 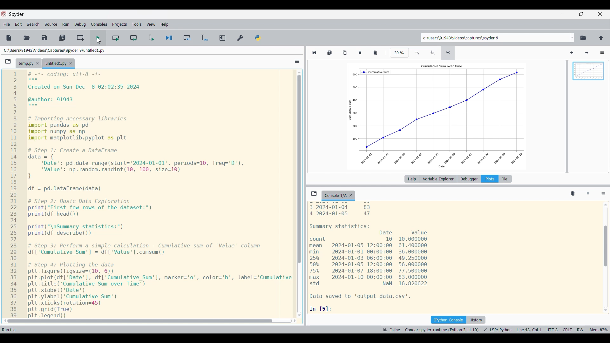 What do you see at coordinates (496, 330) in the screenshot?
I see `programming language` at bounding box center [496, 330].